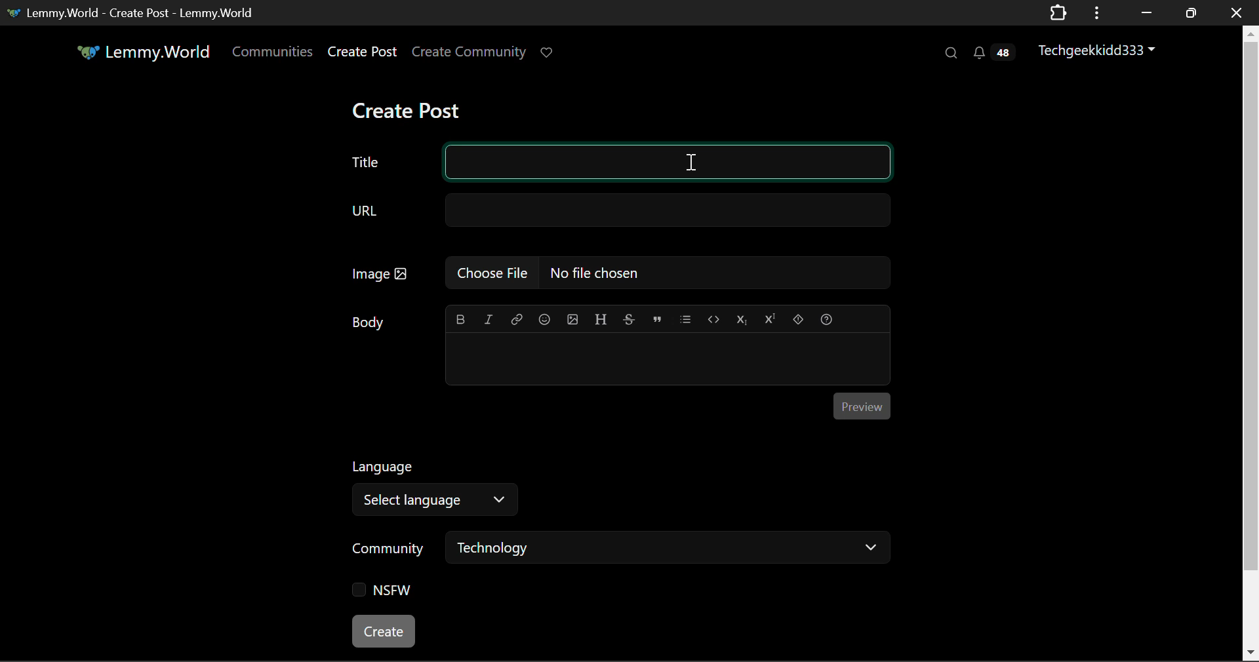  I want to click on strikethrough, so click(629, 319).